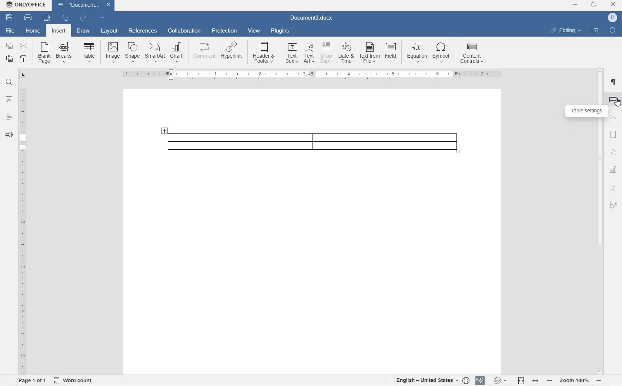 The image size is (622, 386). I want to click on cursor, so click(618, 105).